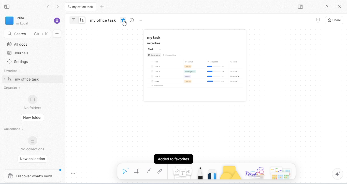 The image size is (347, 184). What do you see at coordinates (125, 23) in the screenshot?
I see `cursor movement` at bounding box center [125, 23].